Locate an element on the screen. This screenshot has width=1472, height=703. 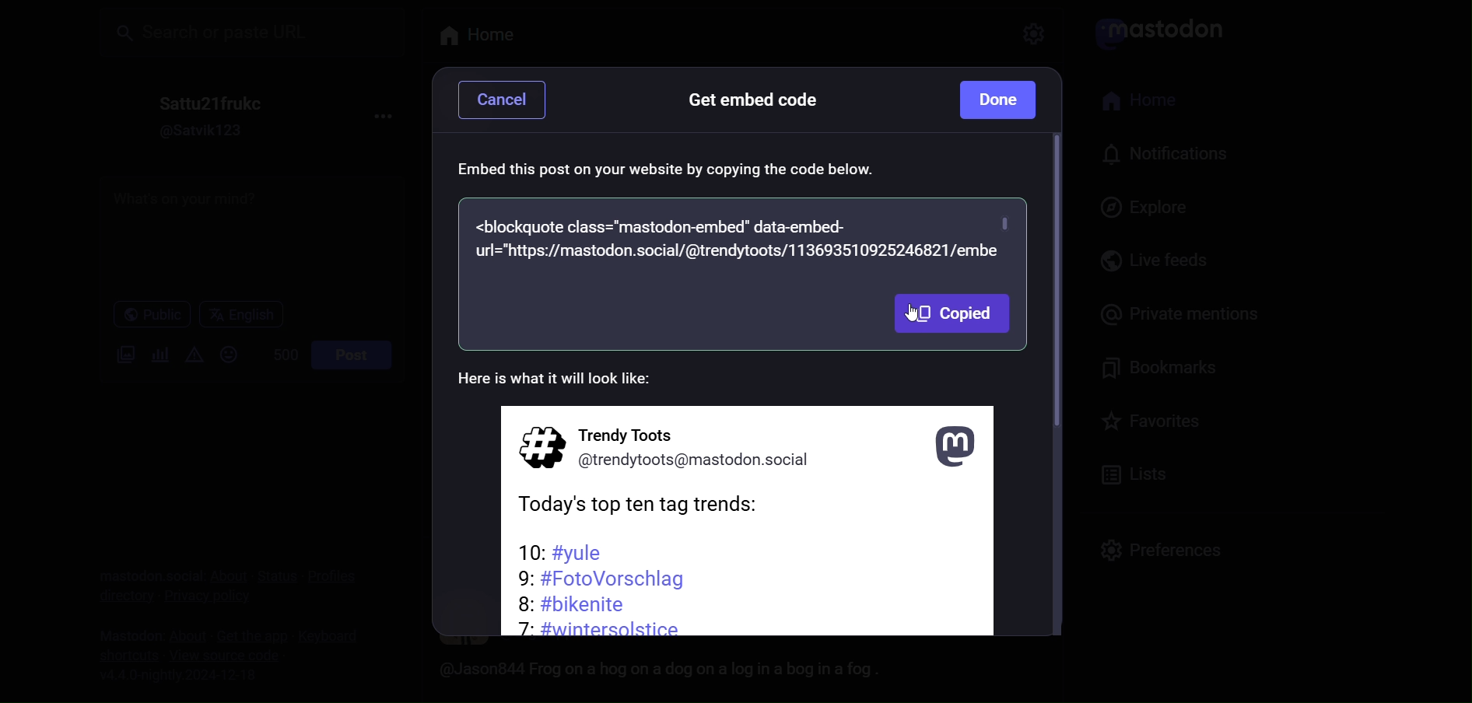
Embed code of a post copied is located at coordinates (952, 316).